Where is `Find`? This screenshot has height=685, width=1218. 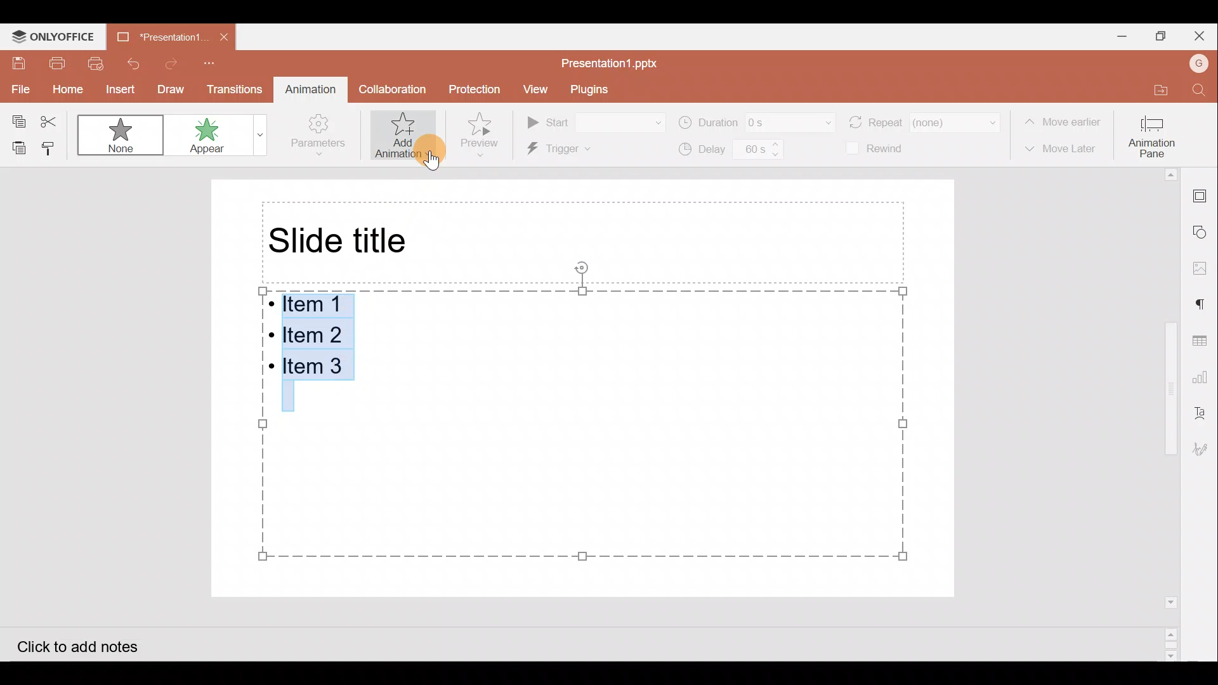 Find is located at coordinates (1198, 89).